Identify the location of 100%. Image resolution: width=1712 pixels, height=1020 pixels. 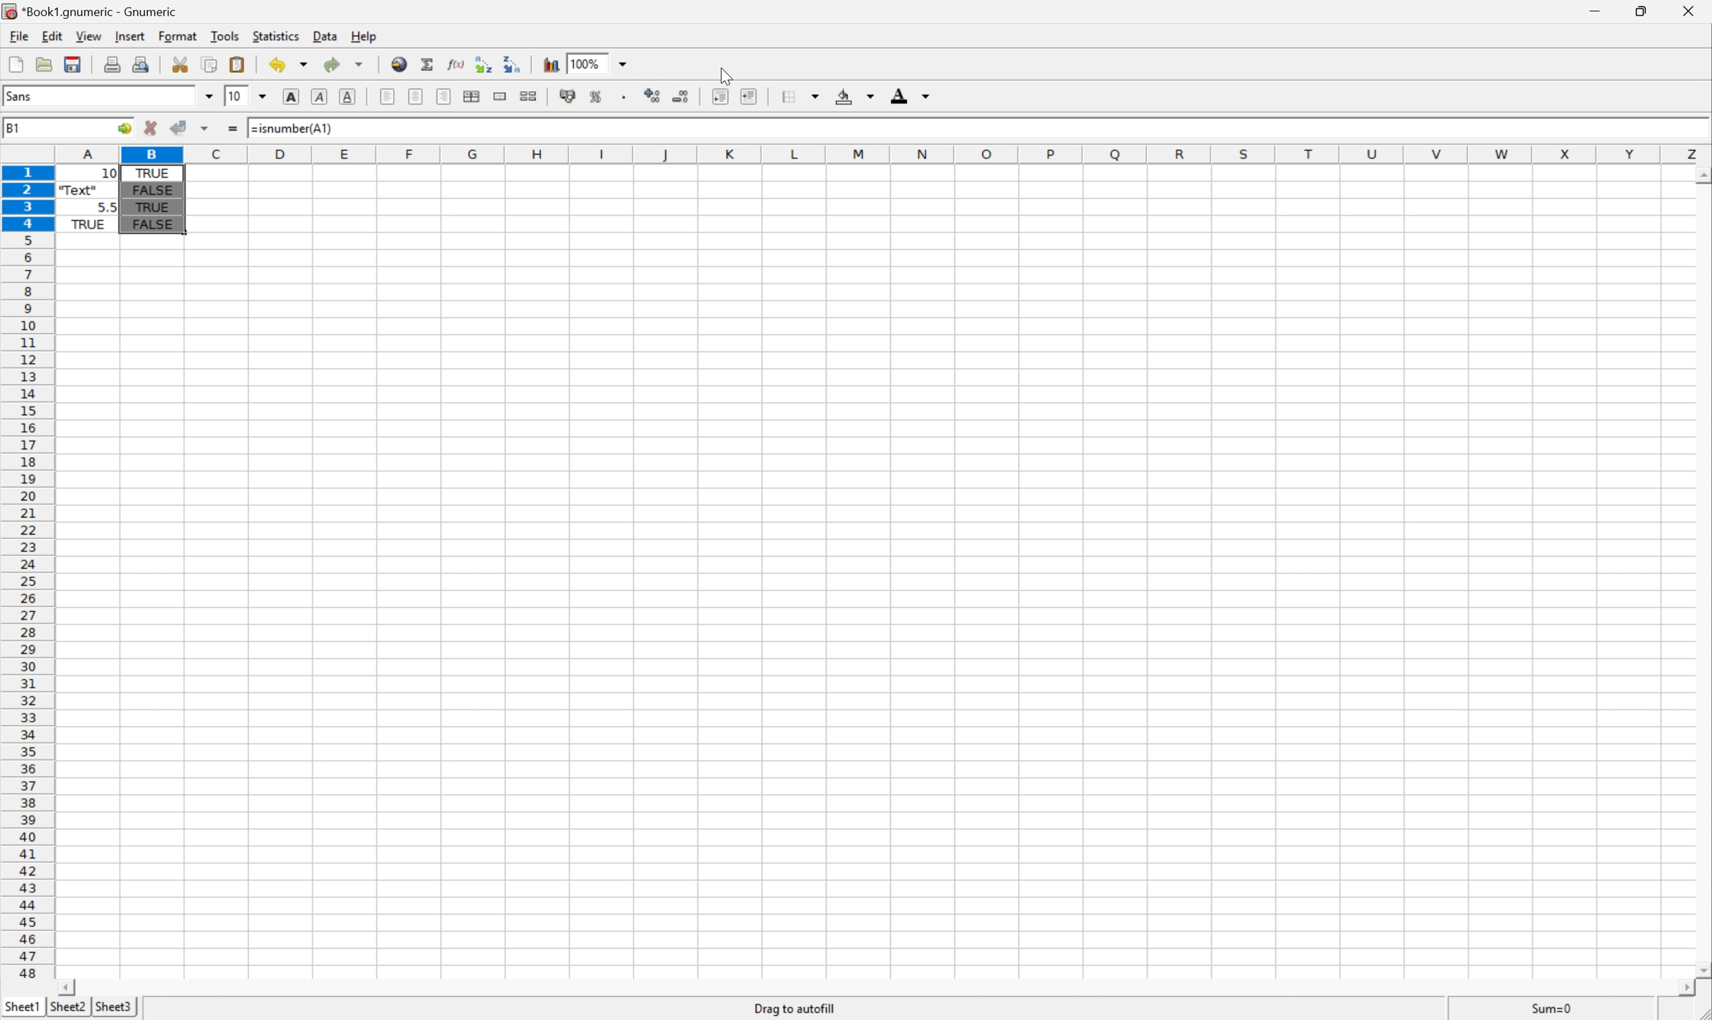
(588, 63).